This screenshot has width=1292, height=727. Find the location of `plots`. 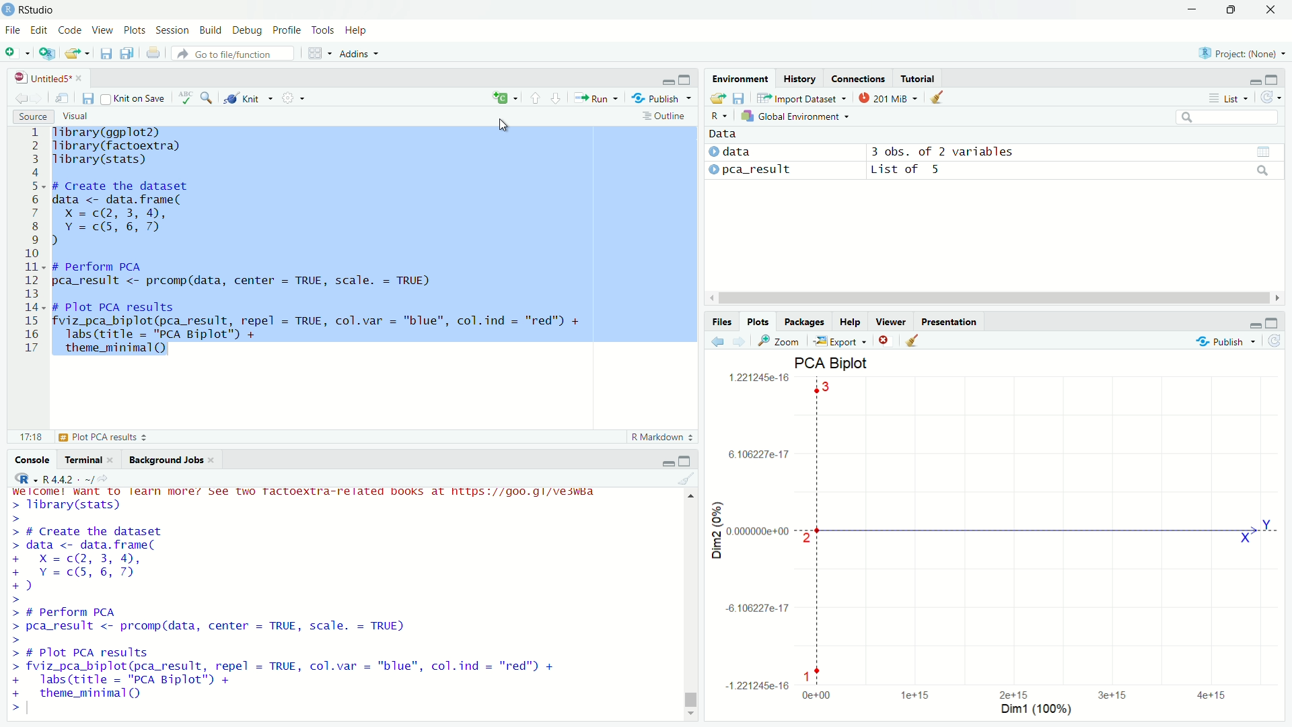

plots is located at coordinates (135, 31).